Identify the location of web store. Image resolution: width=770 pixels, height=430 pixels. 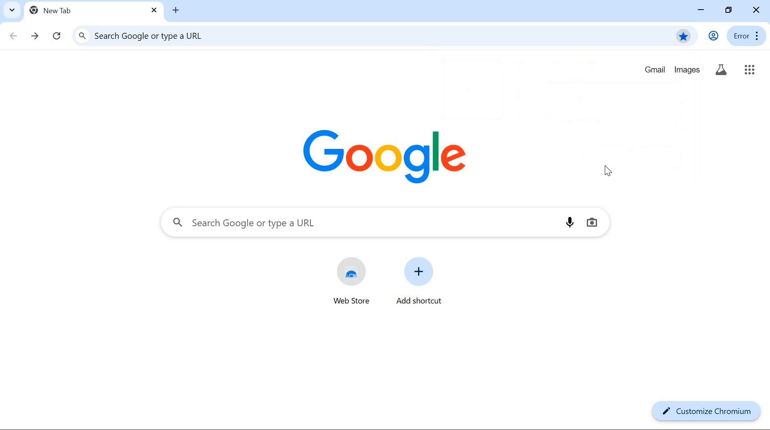
(352, 283).